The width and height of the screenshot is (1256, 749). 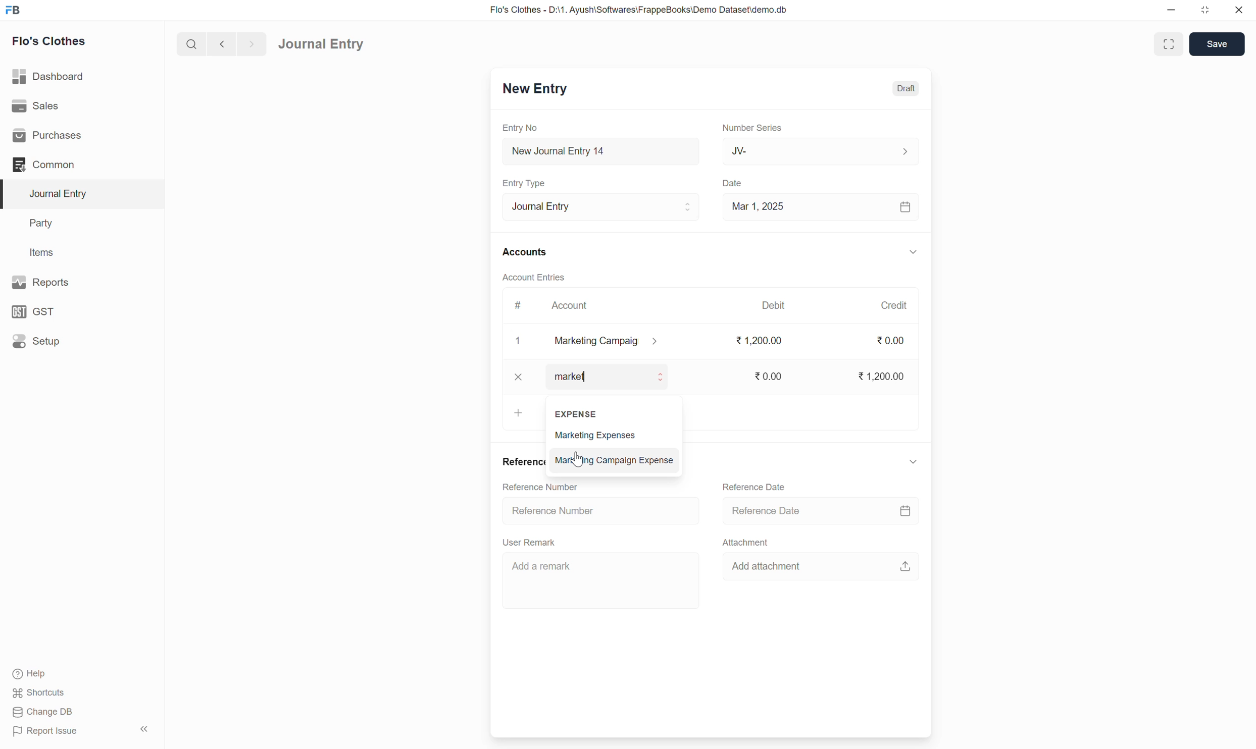 What do you see at coordinates (891, 341) in the screenshot?
I see `0.00` at bounding box center [891, 341].